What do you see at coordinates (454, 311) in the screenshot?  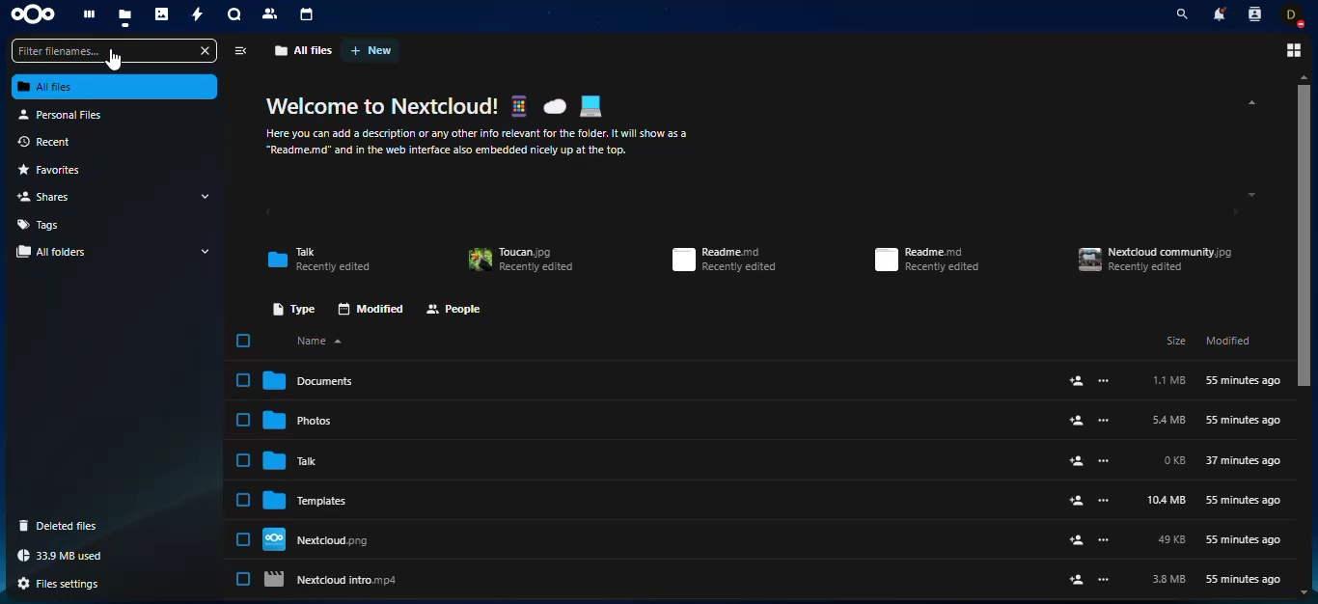 I see `people` at bounding box center [454, 311].